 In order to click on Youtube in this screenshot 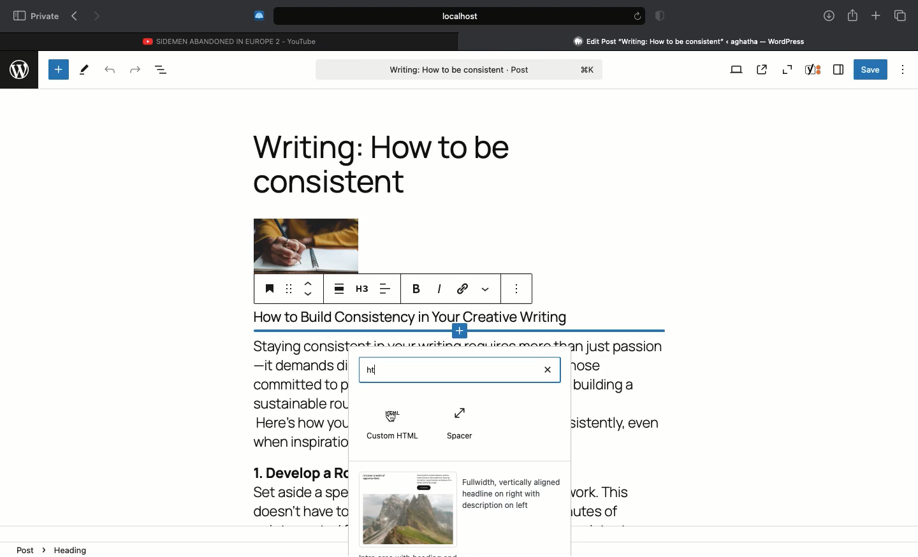, I will do `click(231, 40)`.